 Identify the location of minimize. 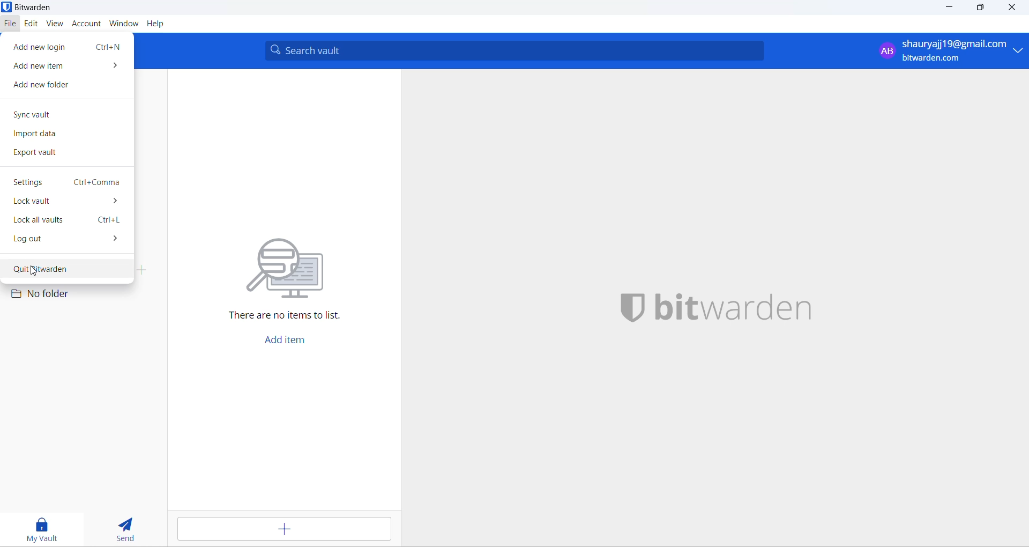
(950, 9).